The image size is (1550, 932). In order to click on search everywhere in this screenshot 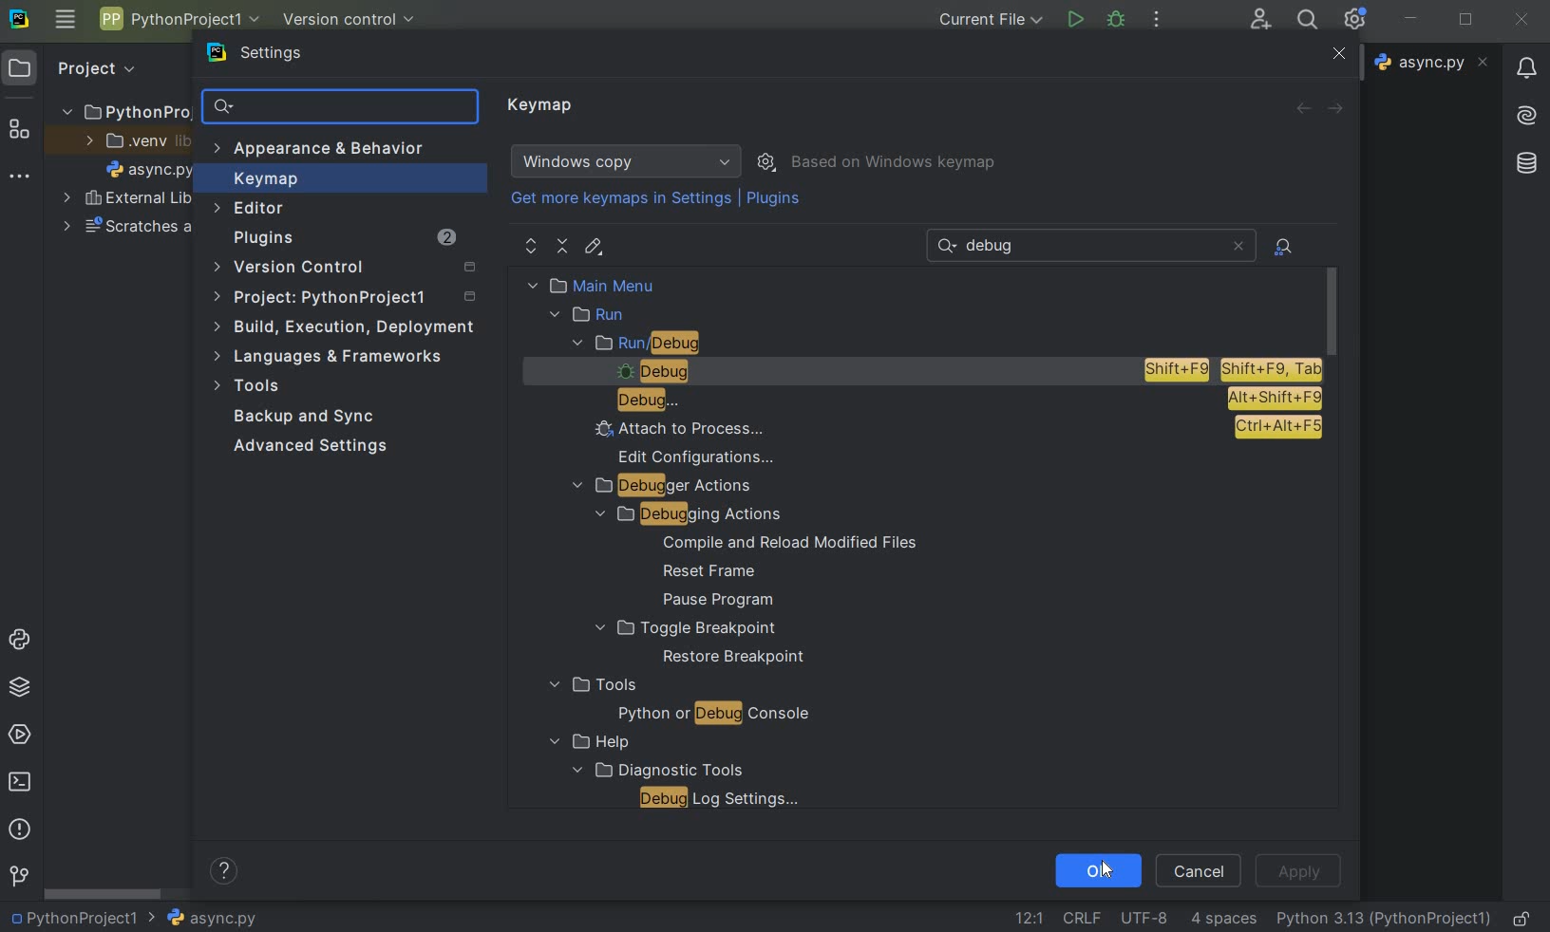, I will do `click(1304, 22)`.